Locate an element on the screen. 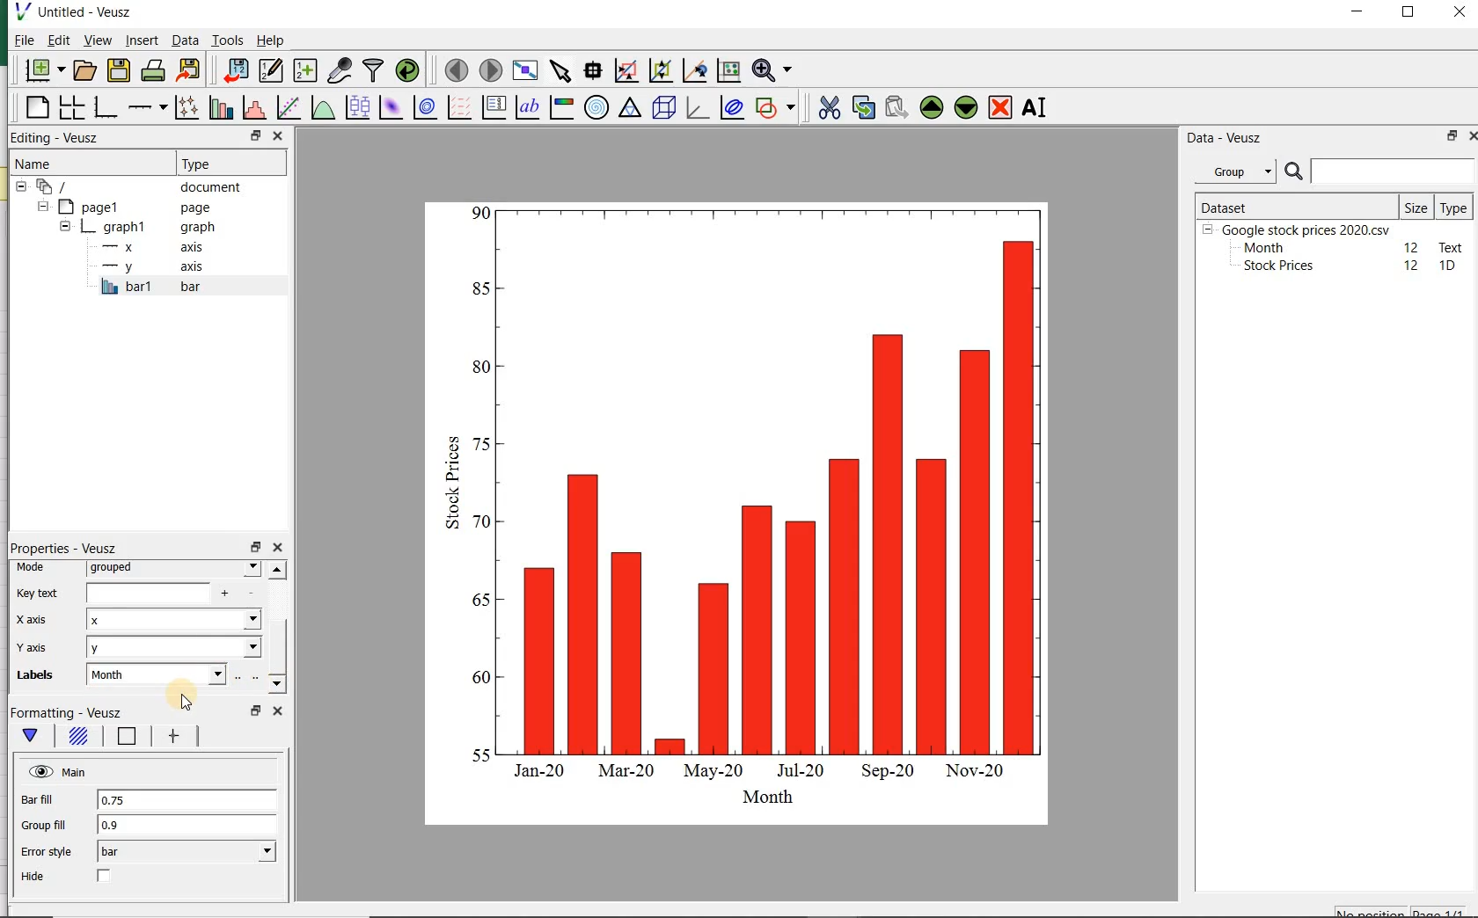 The image size is (1478, 918). File is located at coordinates (19, 42).